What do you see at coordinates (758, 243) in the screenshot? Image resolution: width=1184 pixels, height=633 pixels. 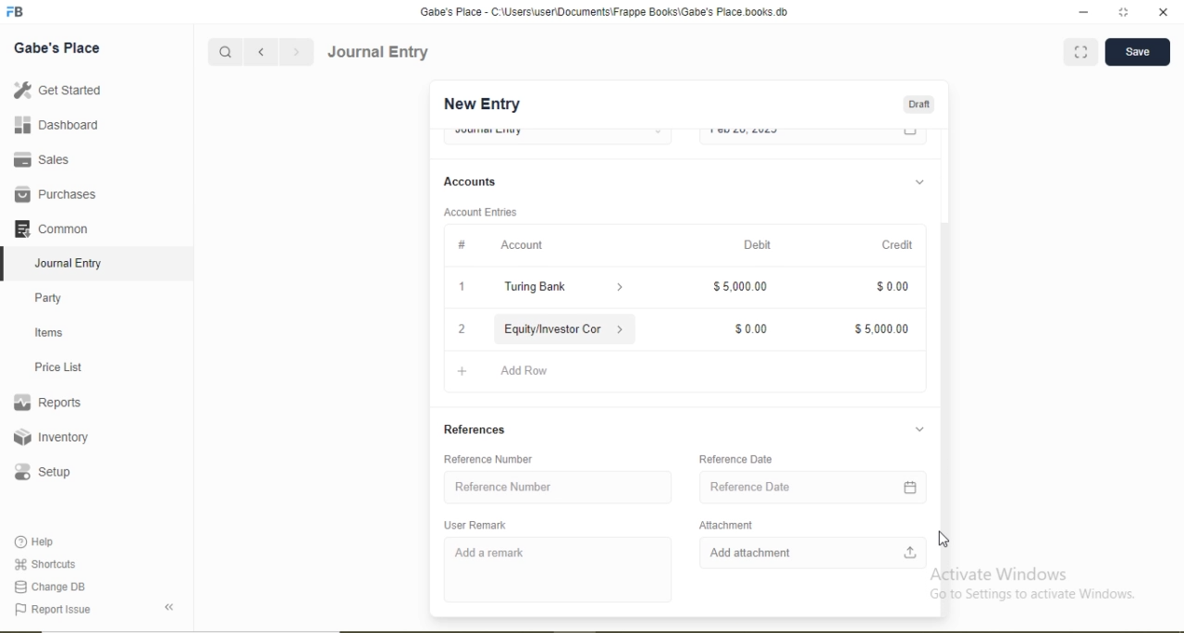 I see `Debit` at bounding box center [758, 243].